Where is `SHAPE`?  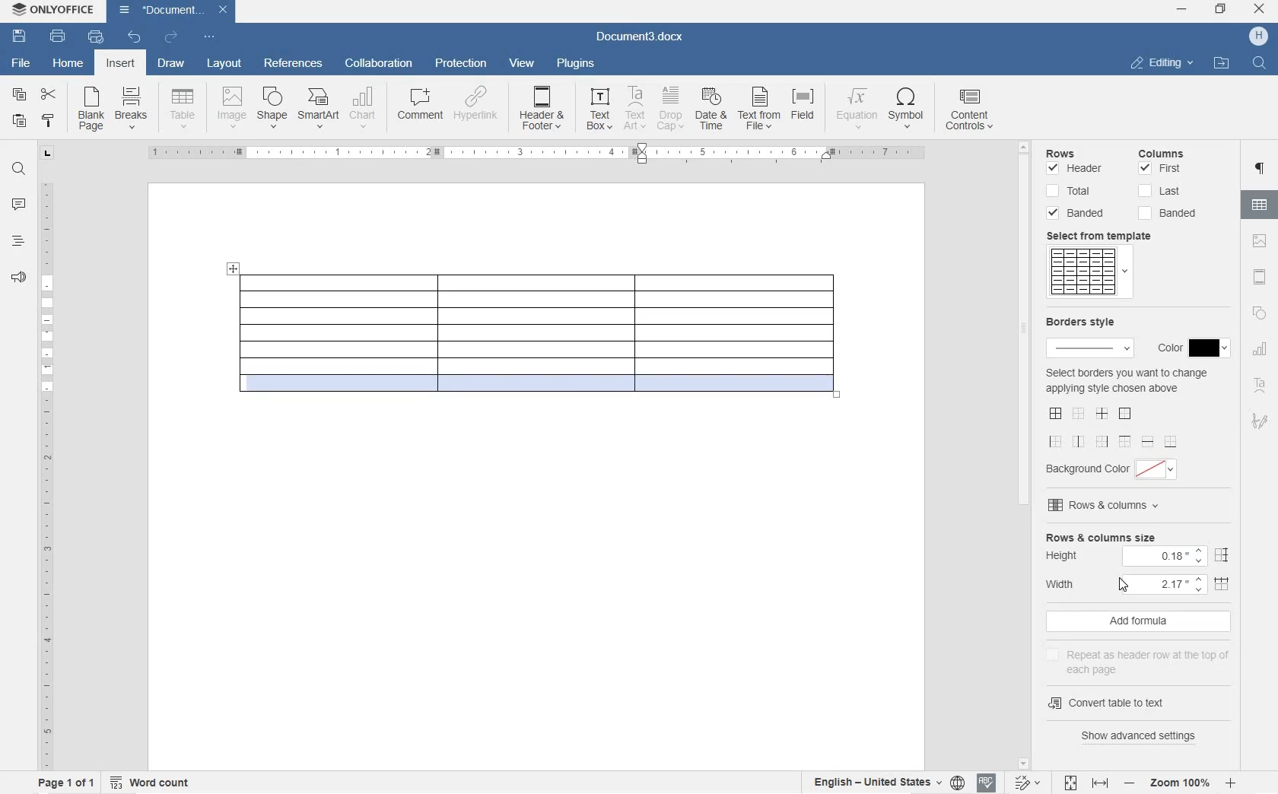 SHAPE is located at coordinates (1260, 313).